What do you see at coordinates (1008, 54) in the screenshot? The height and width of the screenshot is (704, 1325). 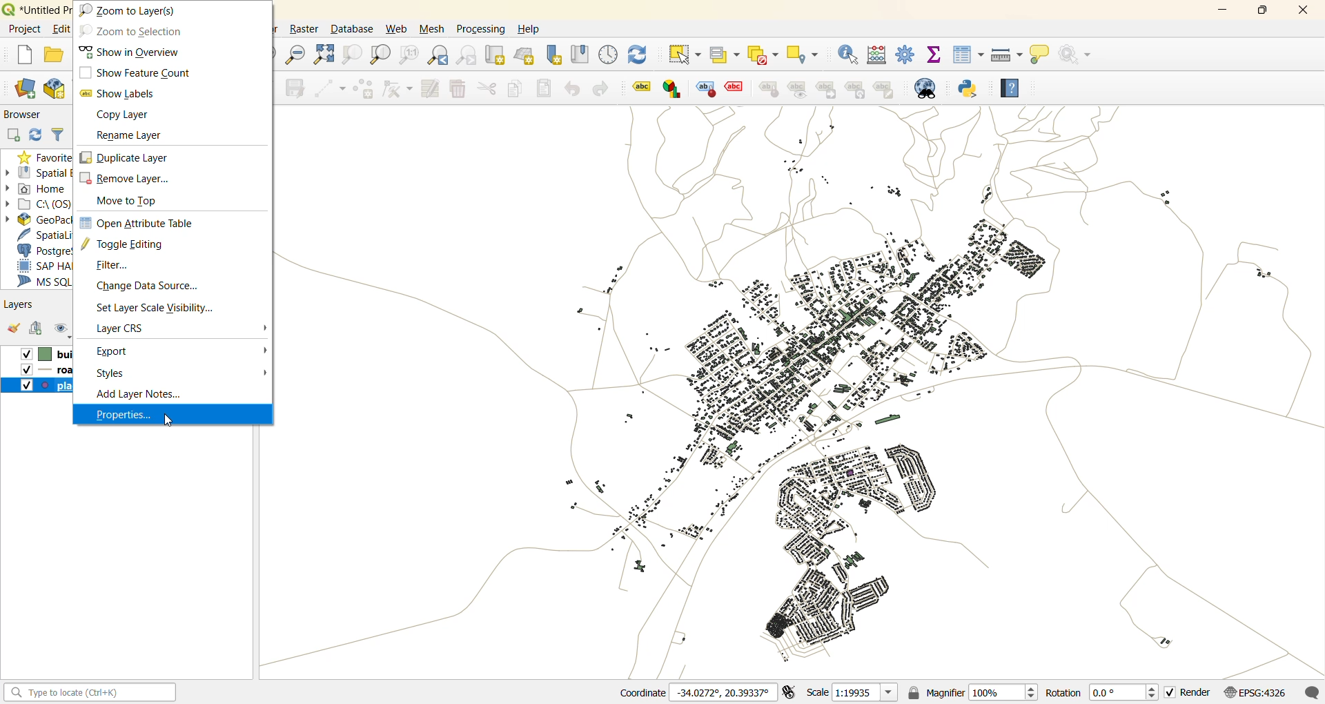 I see `measure line` at bounding box center [1008, 54].